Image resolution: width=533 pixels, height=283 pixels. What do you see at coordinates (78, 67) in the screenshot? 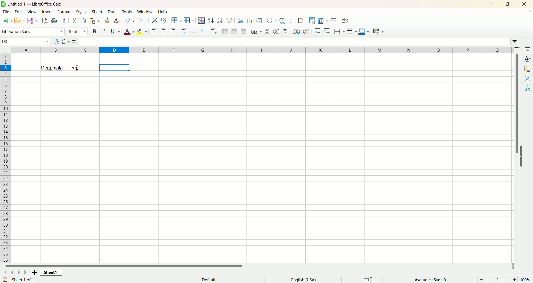
I see `Cursor` at bounding box center [78, 67].